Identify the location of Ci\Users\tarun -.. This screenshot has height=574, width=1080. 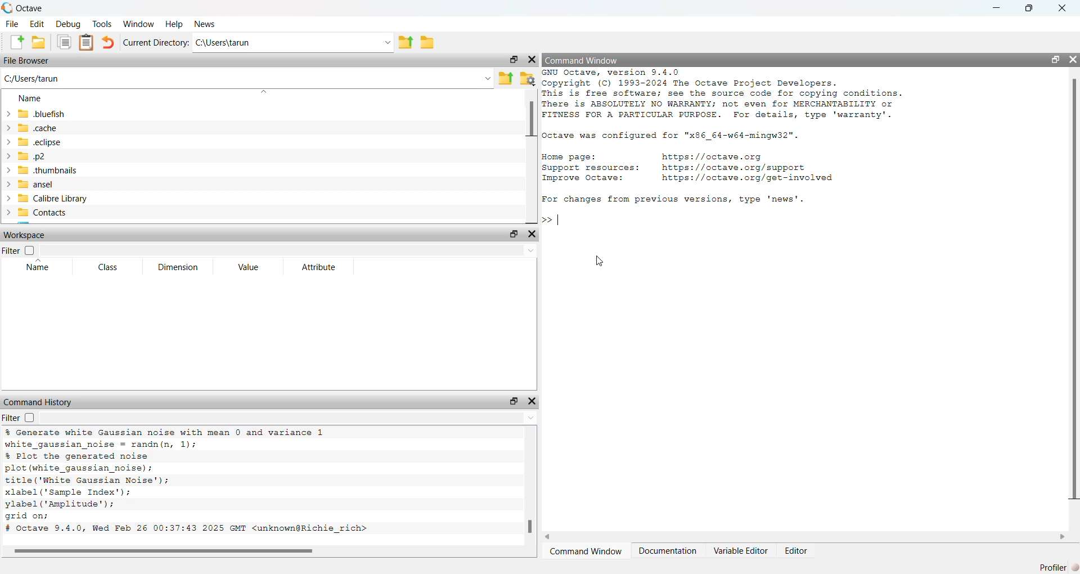
(294, 42).